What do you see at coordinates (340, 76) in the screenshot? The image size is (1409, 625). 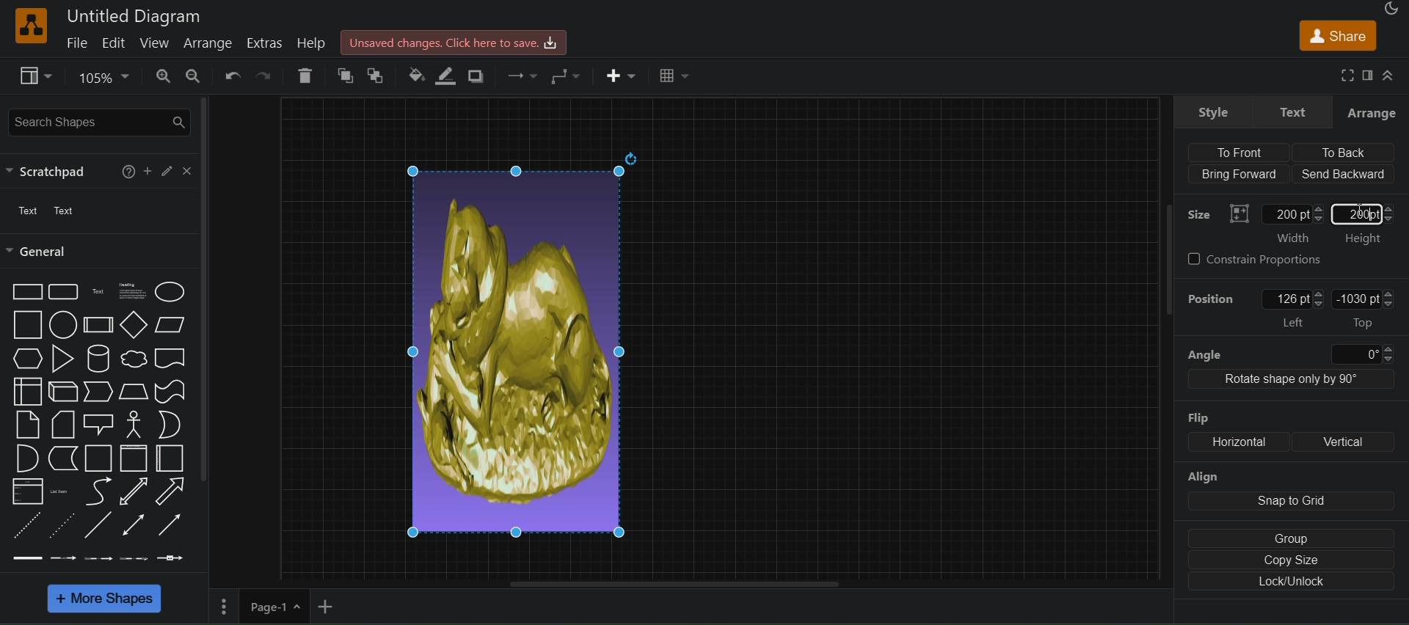 I see `to front` at bounding box center [340, 76].